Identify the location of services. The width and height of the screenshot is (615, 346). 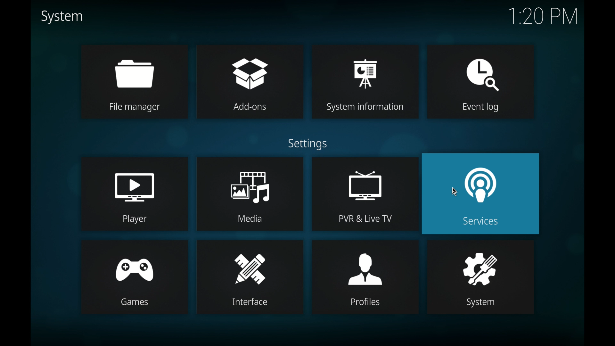
(481, 194).